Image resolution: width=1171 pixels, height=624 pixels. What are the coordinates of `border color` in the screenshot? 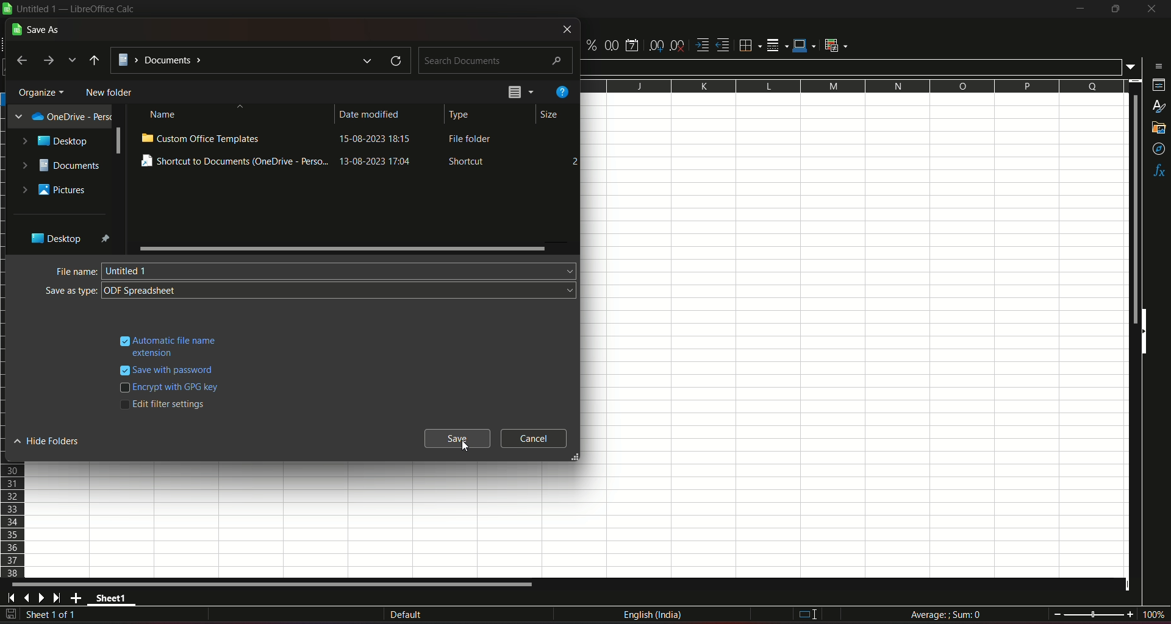 It's located at (805, 46).